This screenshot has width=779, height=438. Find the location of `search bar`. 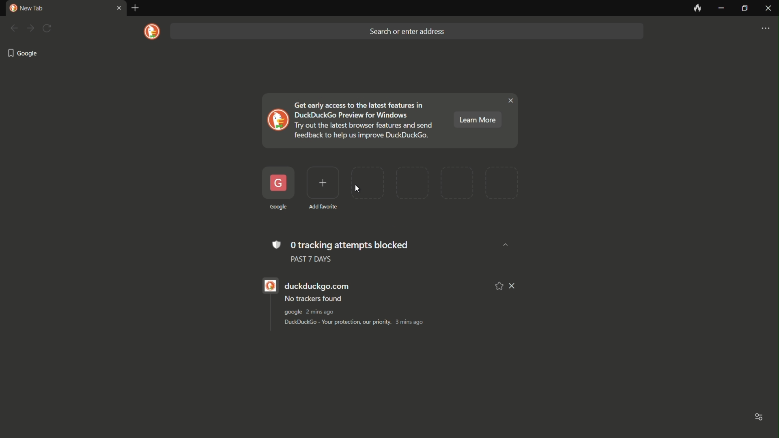

search bar is located at coordinates (406, 31).